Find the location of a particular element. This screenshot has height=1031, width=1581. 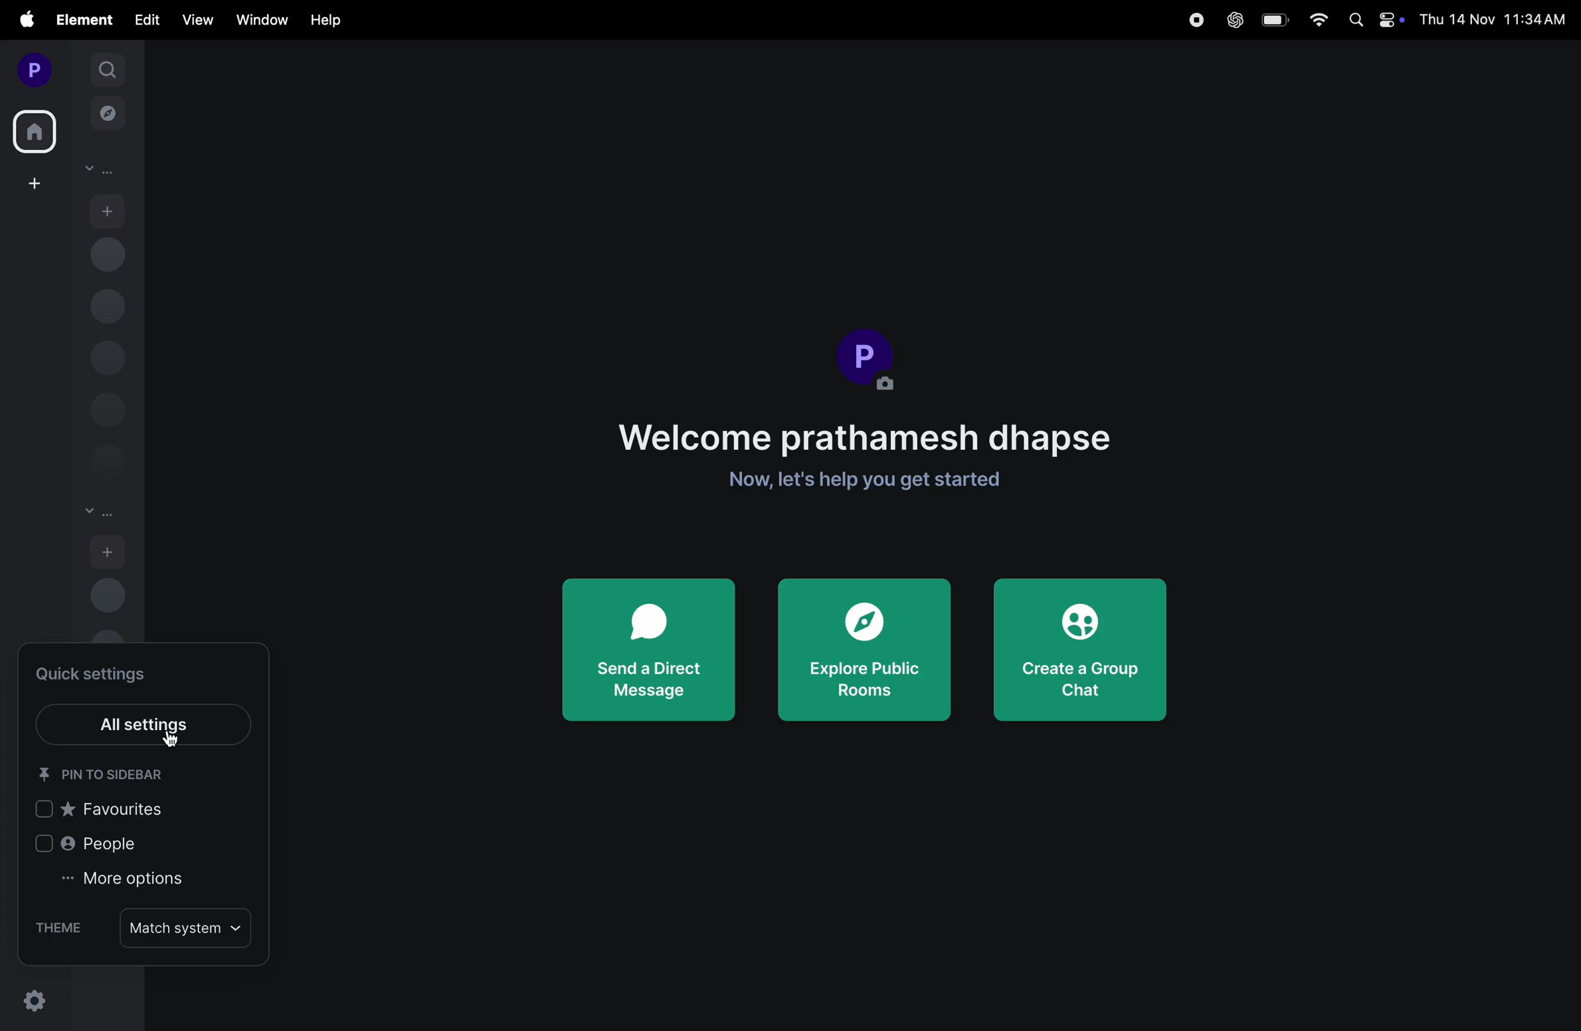

pin to searchbar is located at coordinates (111, 775).